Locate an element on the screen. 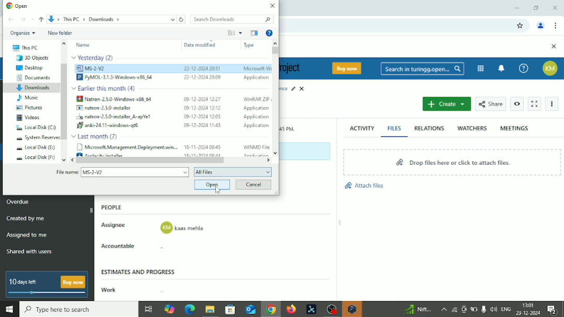 This screenshot has height=317, width=564. Local Disk(E:) is located at coordinates (36, 148).